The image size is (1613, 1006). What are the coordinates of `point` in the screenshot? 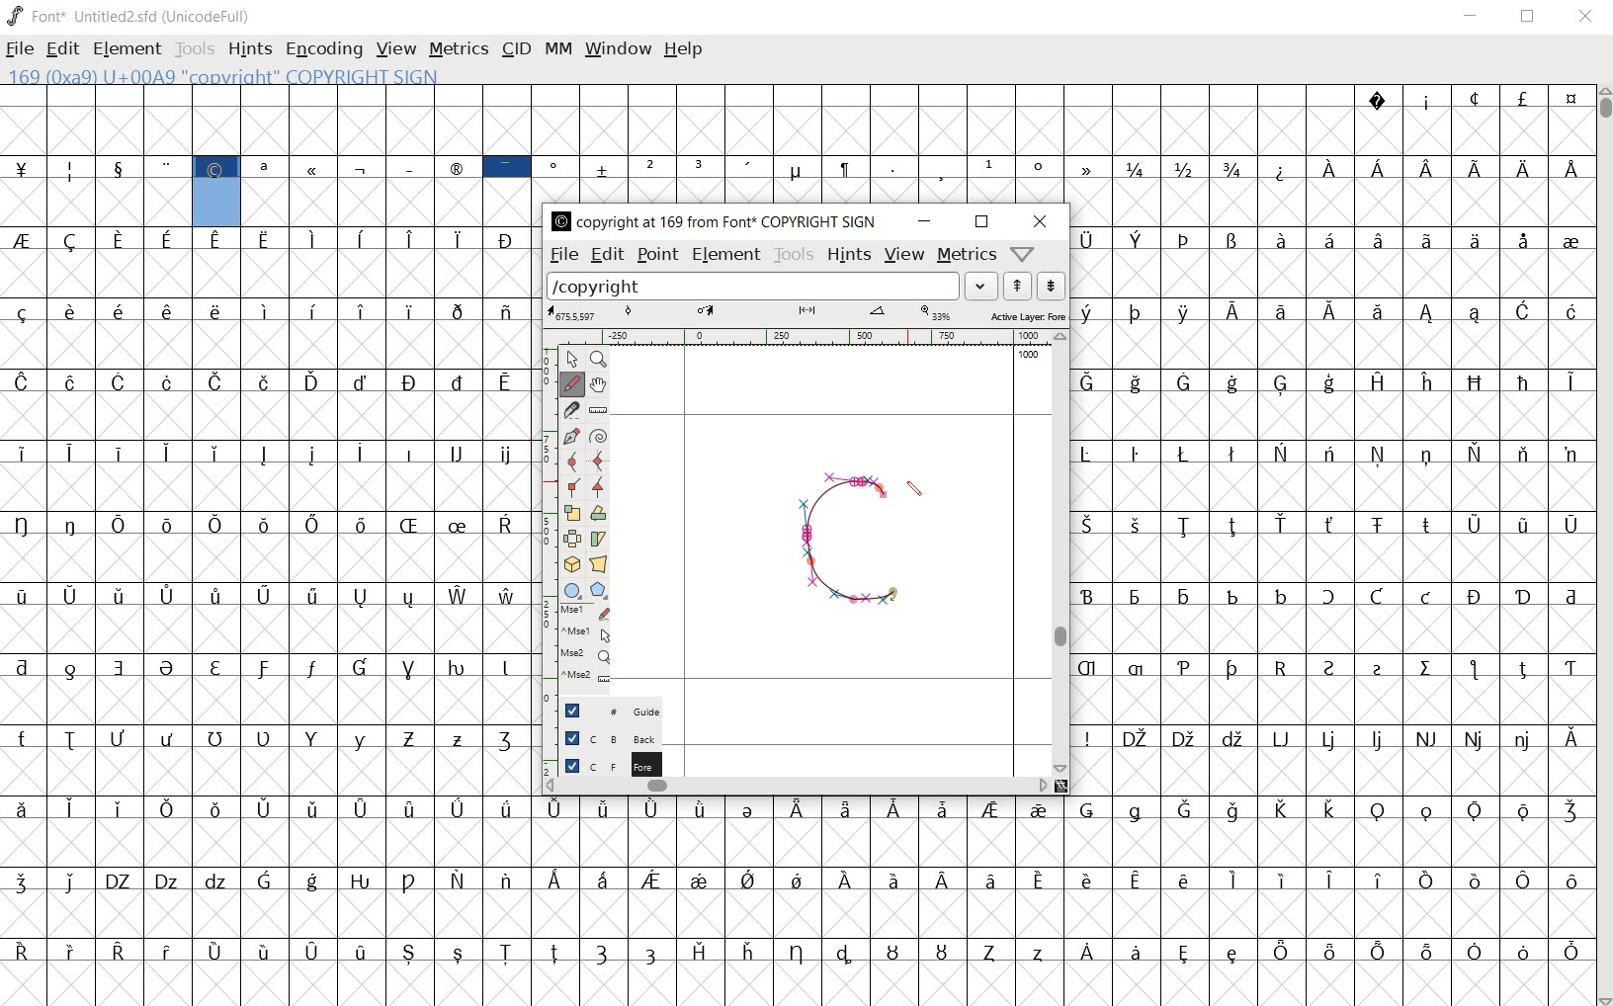 It's located at (656, 255).